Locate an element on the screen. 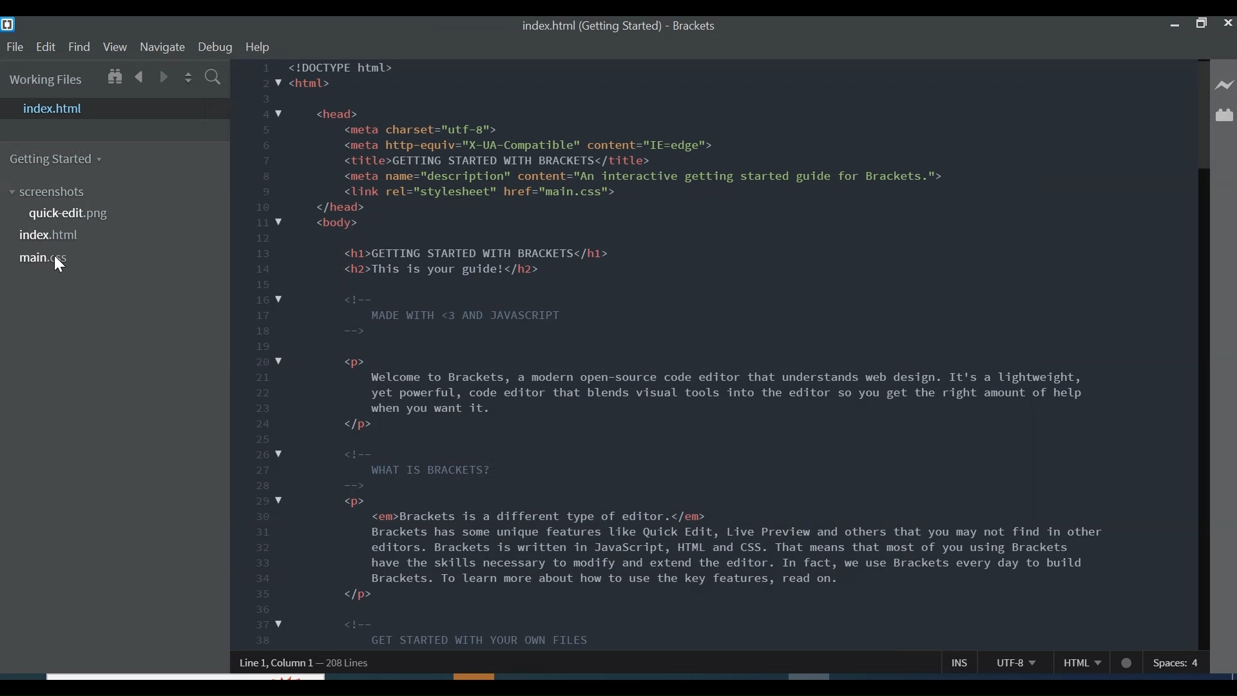 The image size is (1237, 696). Show in File Tree is located at coordinates (117, 77).